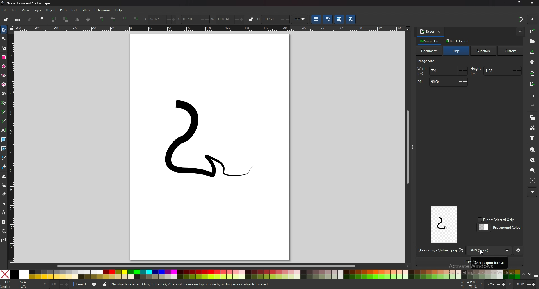 This screenshot has width=539, height=289. What do you see at coordinates (193, 19) in the screenshot?
I see `y coordinates` at bounding box center [193, 19].